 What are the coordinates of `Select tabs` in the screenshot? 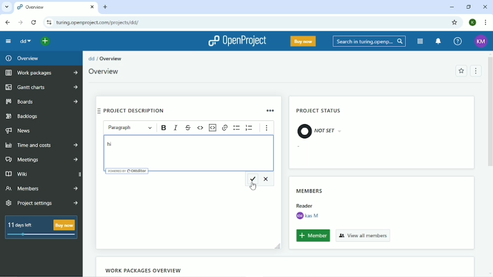 It's located at (6, 7).